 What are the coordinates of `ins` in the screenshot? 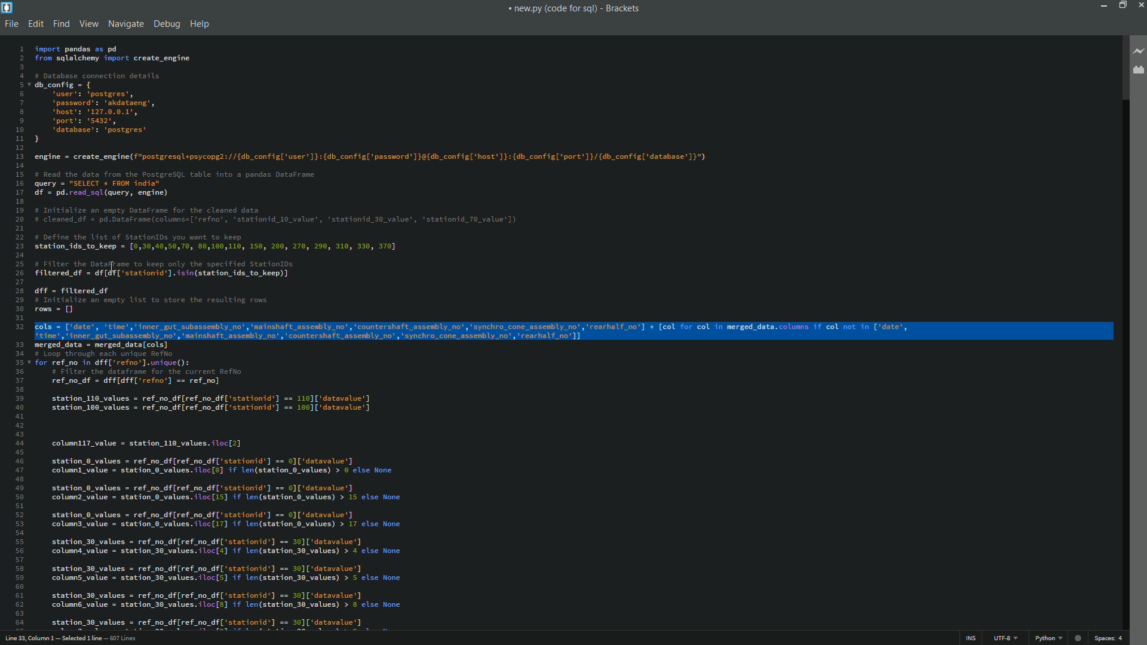 It's located at (971, 639).